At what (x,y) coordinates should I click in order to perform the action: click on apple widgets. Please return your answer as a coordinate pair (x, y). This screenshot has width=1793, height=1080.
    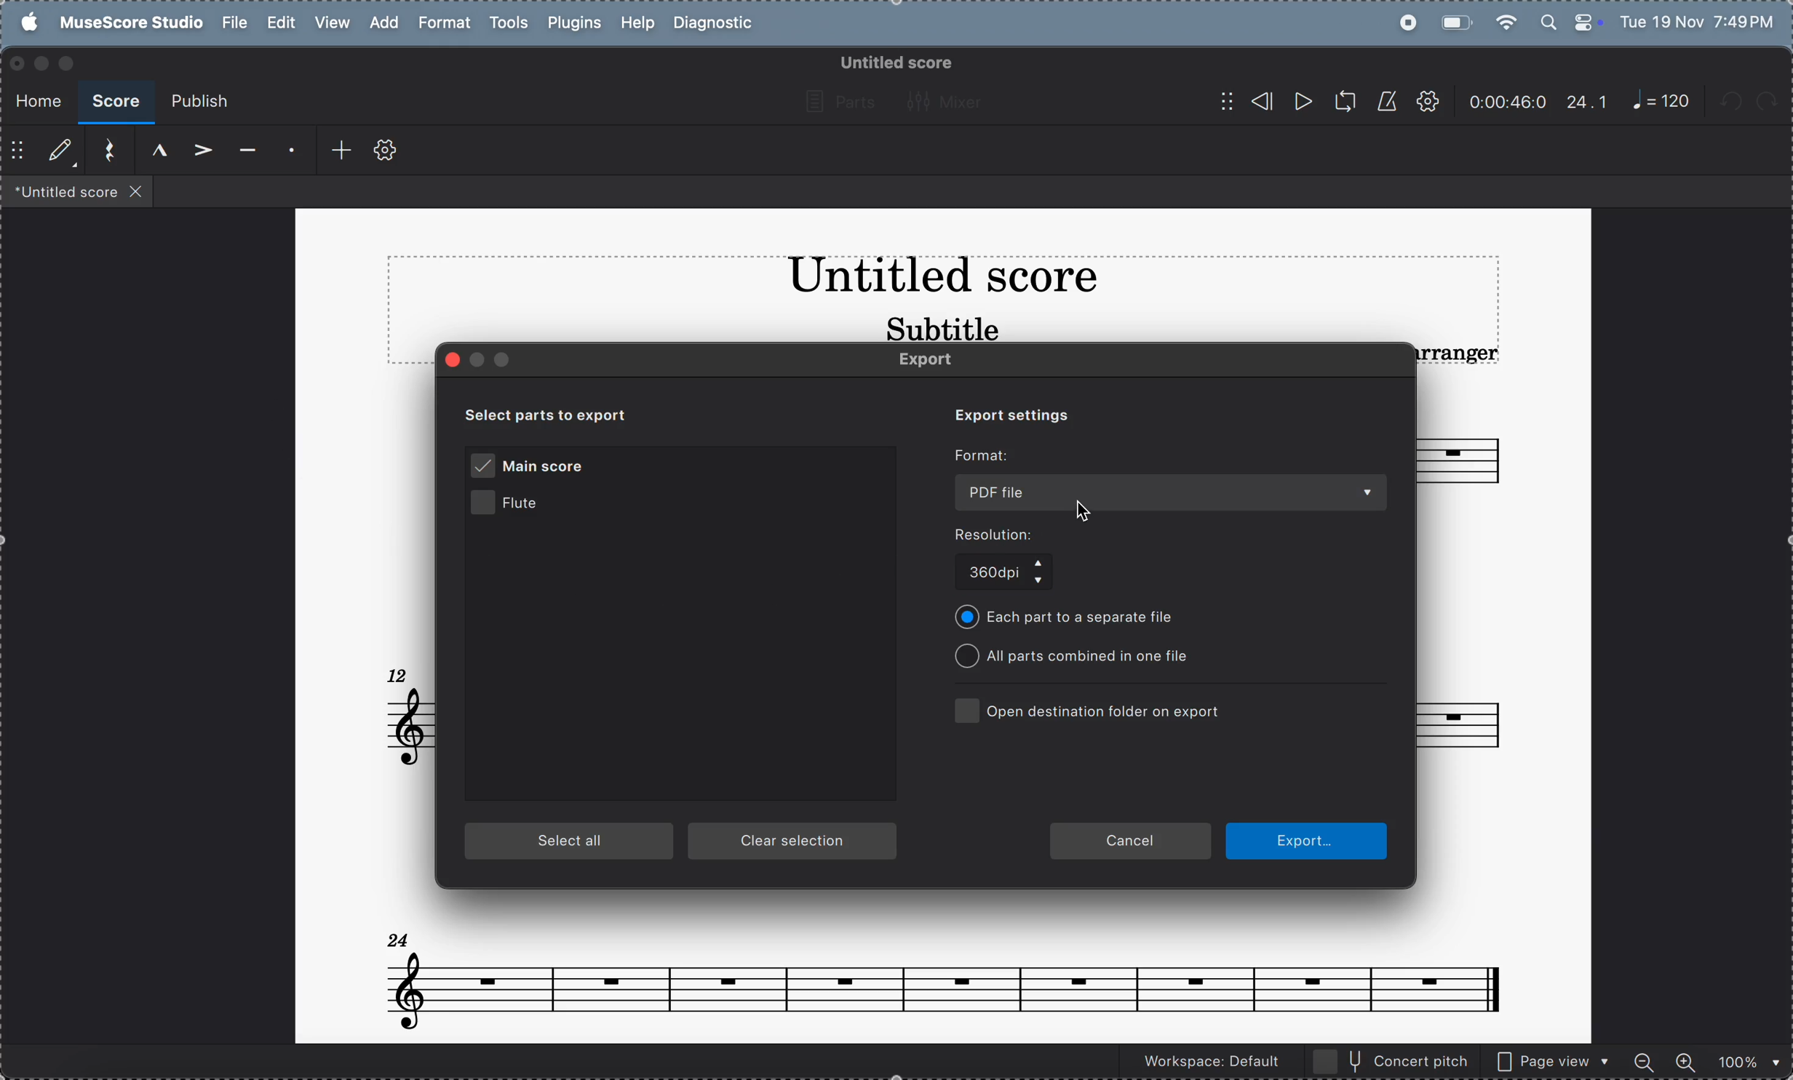
    Looking at the image, I should click on (1570, 20).